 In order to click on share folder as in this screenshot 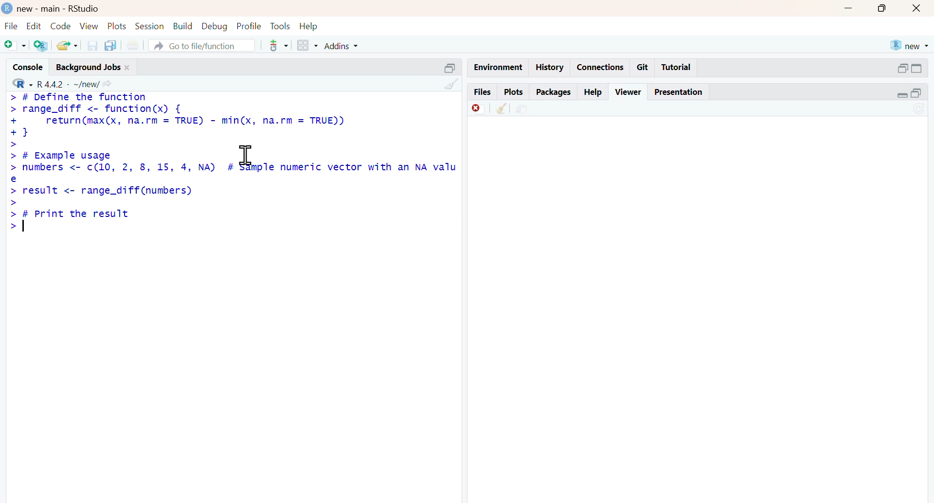, I will do `click(68, 45)`.